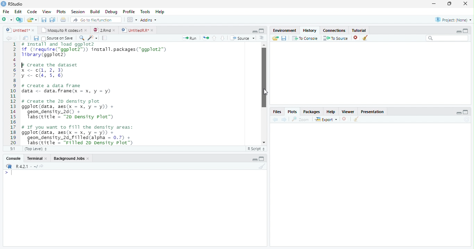 The height and width of the screenshot is (249, 474). What do you see at coordinates (34, 158) in the screenshot?
I see `Terminal` at bounding box center [34, 158].